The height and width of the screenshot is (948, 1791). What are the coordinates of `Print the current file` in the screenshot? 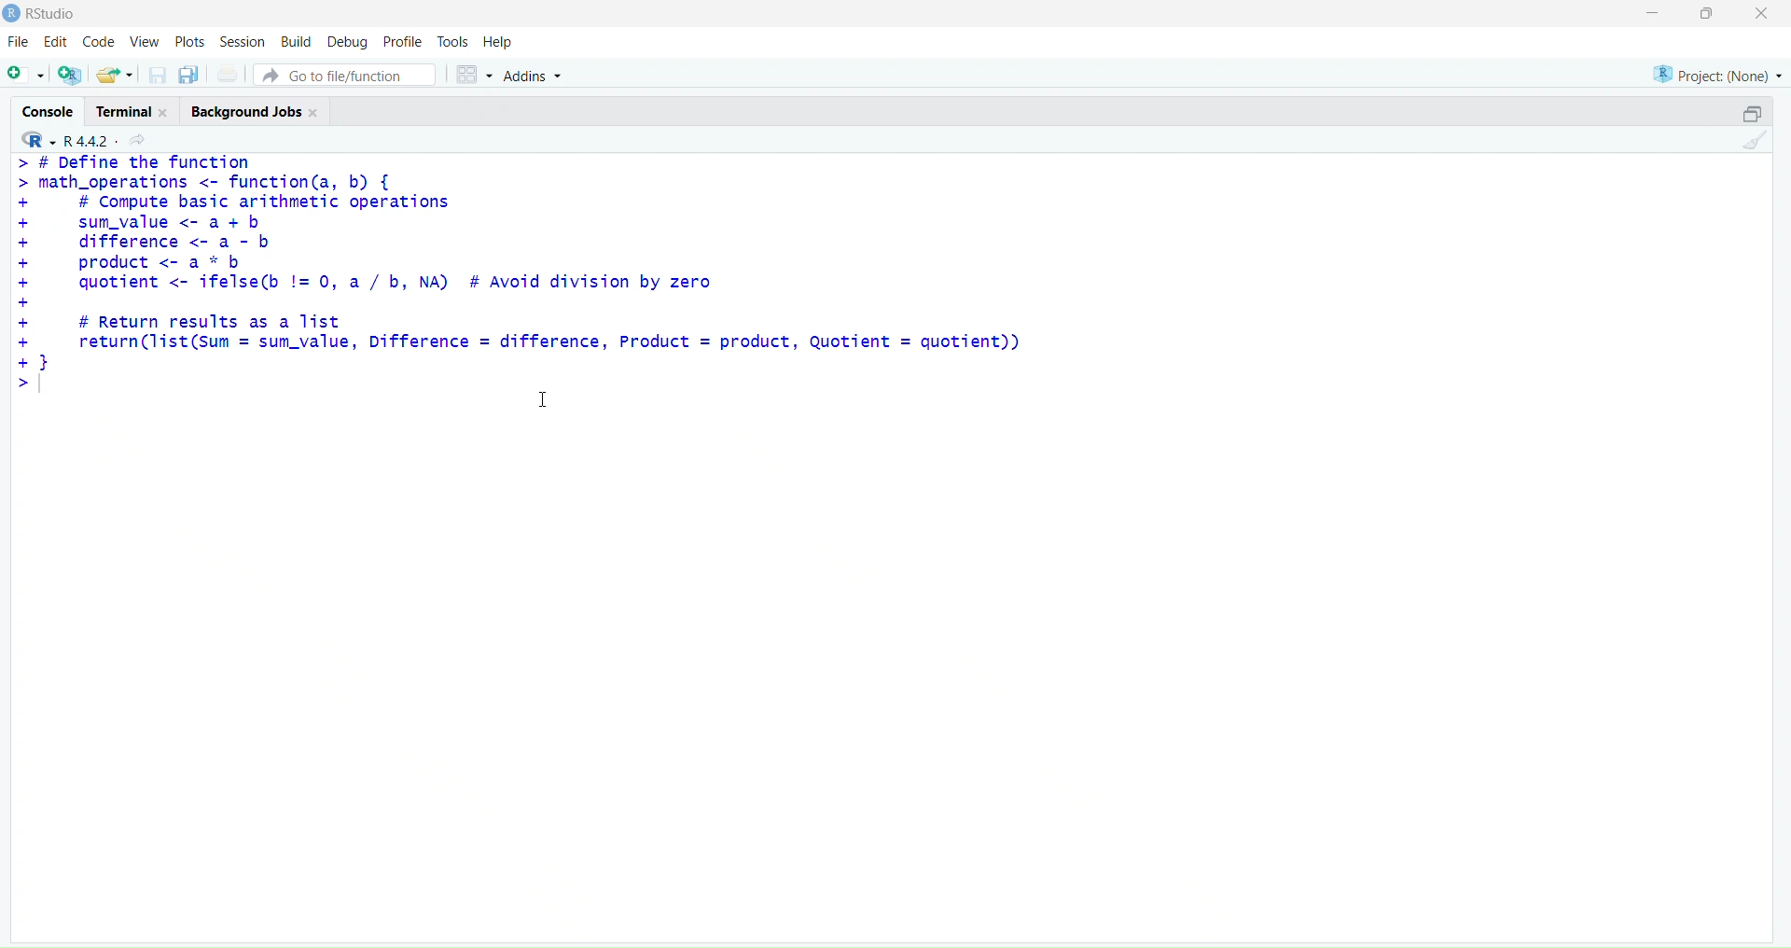 It's located at (227, 73).